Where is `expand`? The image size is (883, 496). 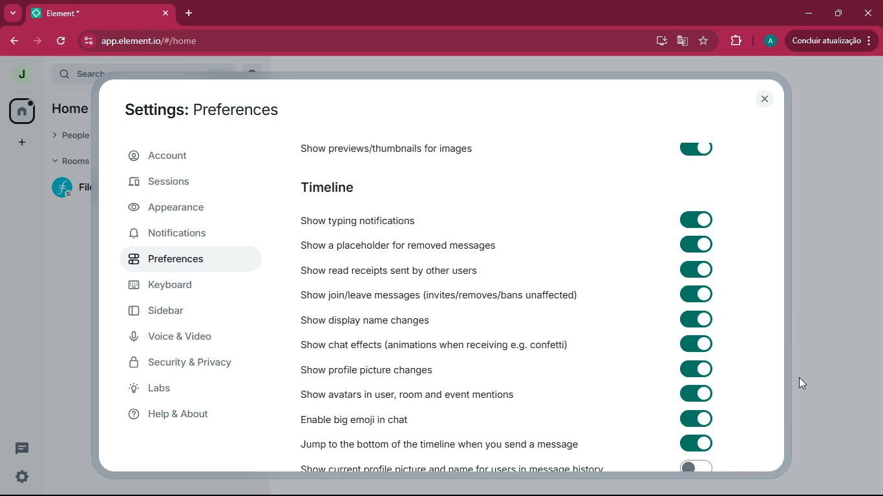 expand is located at coordinates (43, 75).